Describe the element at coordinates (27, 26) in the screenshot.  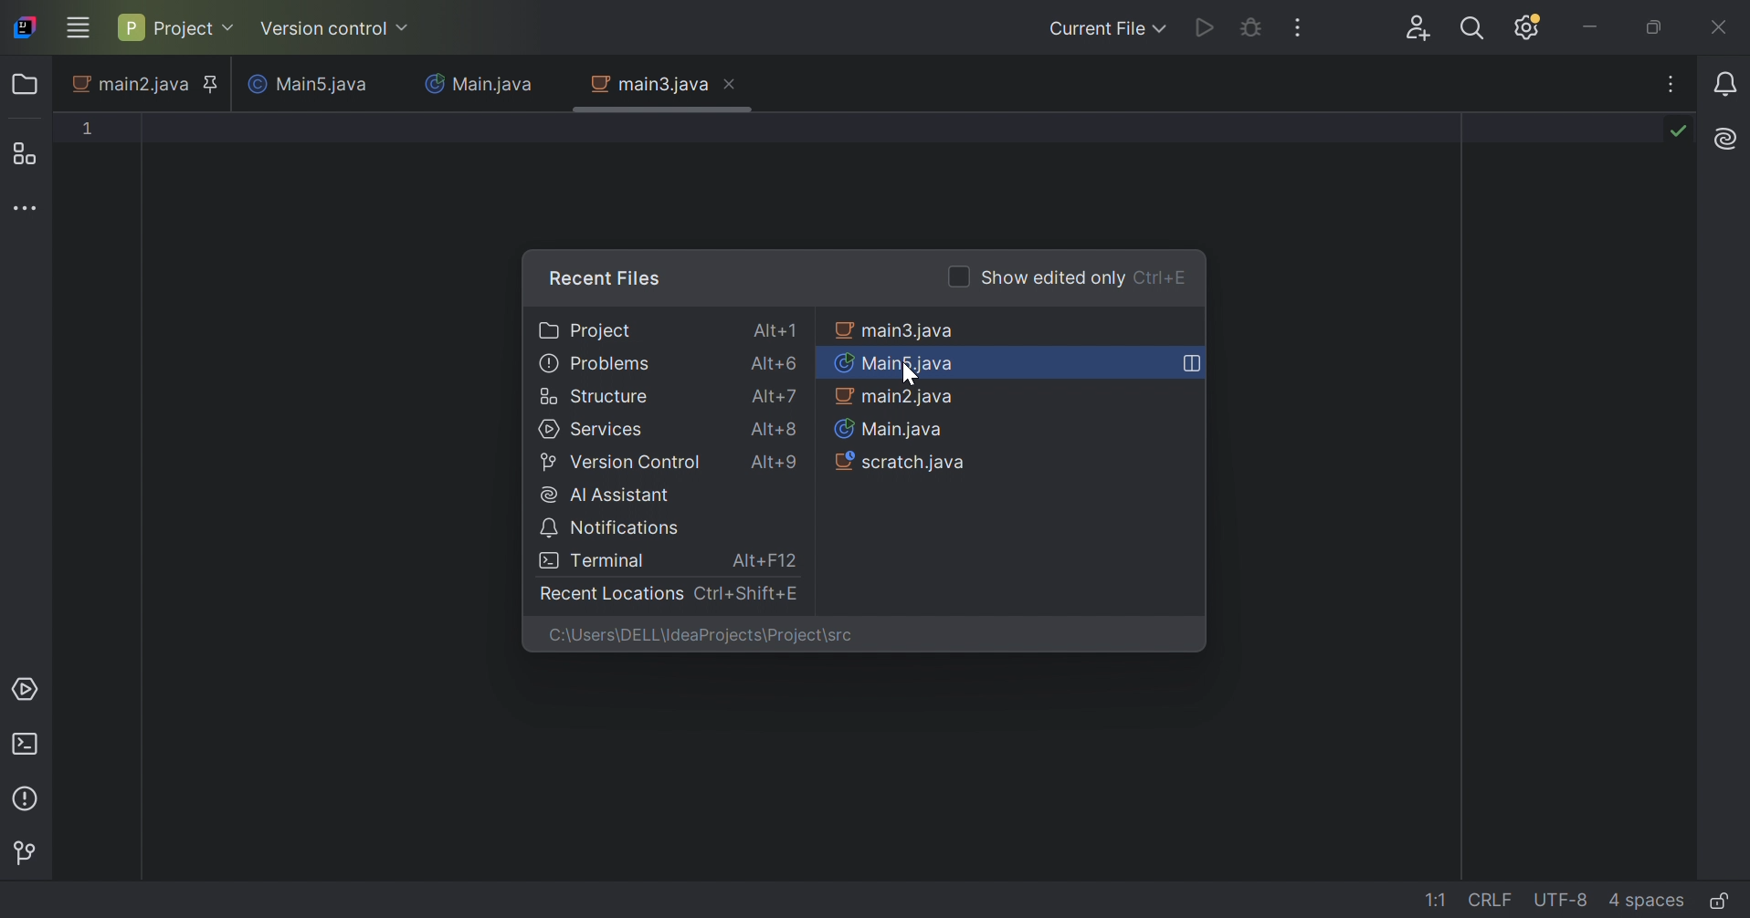
I see `IntelliJ IDEA icon` at that location.